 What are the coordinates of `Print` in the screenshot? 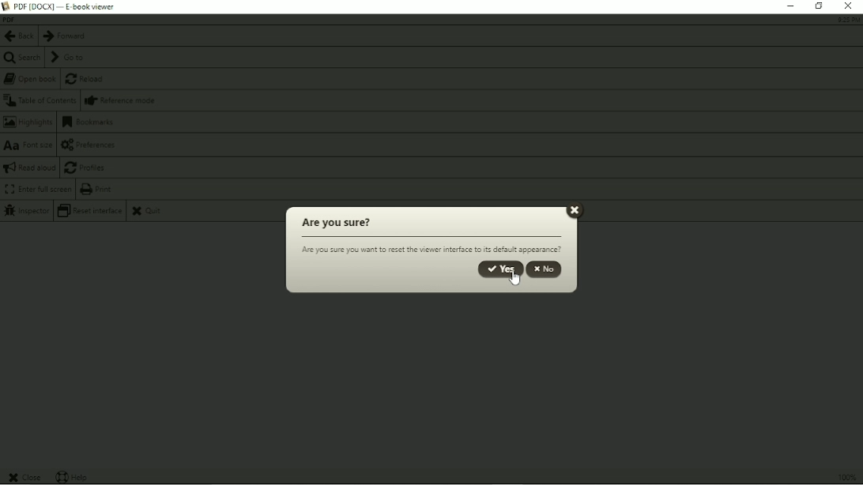 It's located at (98, 189).